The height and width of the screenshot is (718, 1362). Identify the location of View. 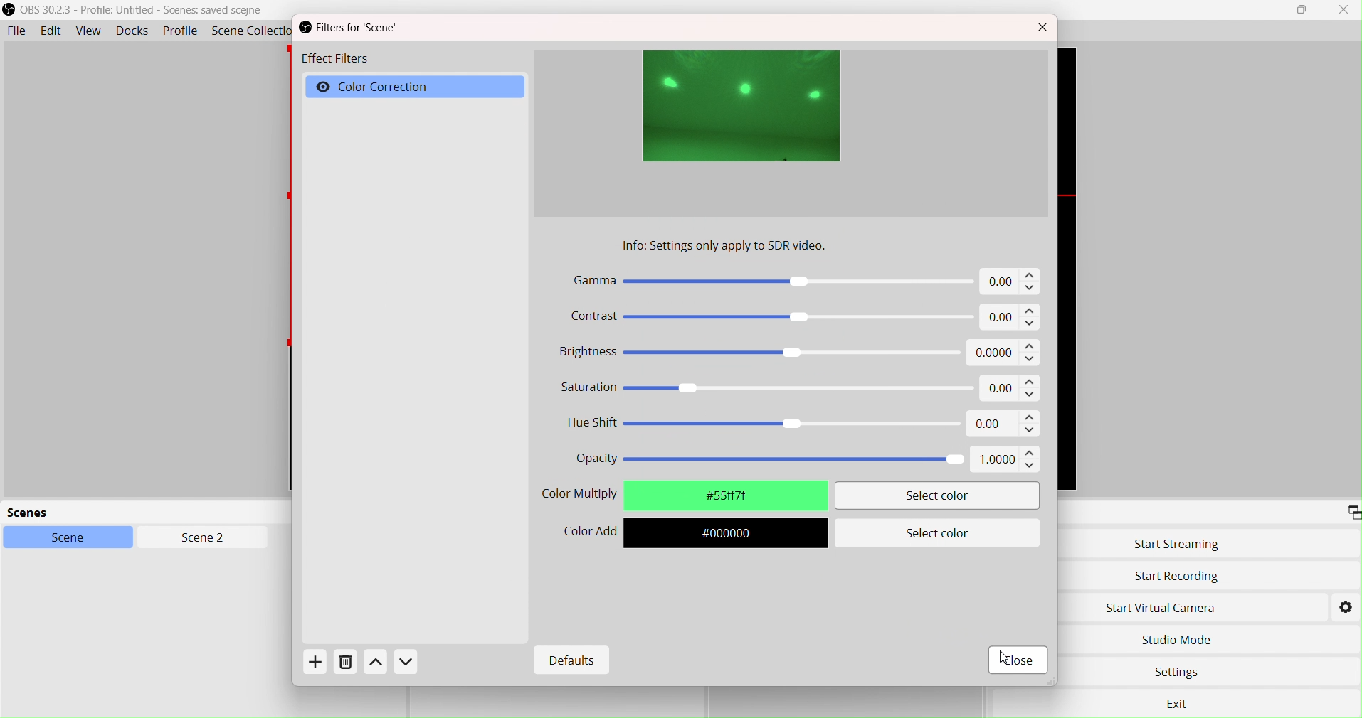
(89, 31).